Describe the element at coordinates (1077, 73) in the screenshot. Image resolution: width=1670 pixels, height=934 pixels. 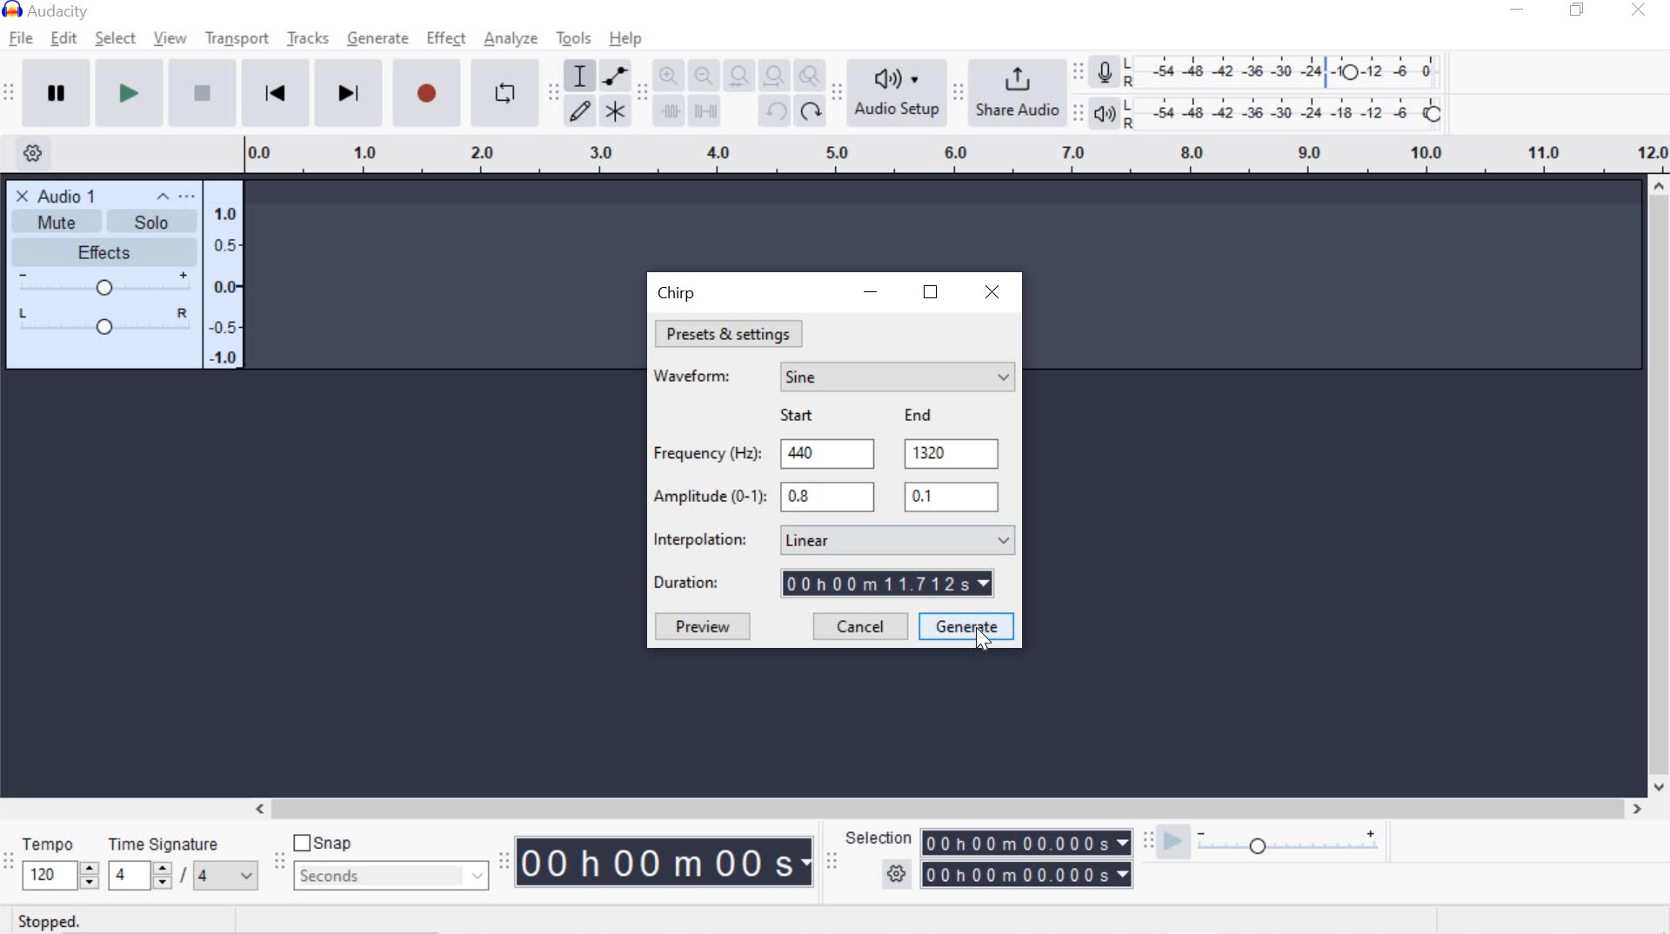
I see `Recording meter toolbar` at that location.